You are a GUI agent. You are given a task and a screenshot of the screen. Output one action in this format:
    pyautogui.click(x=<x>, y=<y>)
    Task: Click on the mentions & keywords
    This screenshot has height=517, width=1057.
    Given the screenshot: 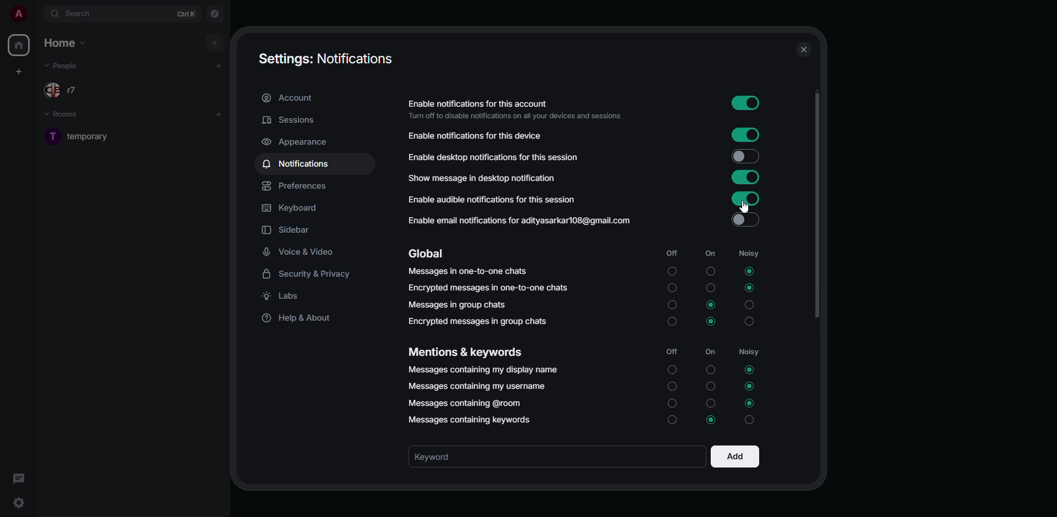 What is the action you would take?
    pyautogui.click(x=467, y=351)
    